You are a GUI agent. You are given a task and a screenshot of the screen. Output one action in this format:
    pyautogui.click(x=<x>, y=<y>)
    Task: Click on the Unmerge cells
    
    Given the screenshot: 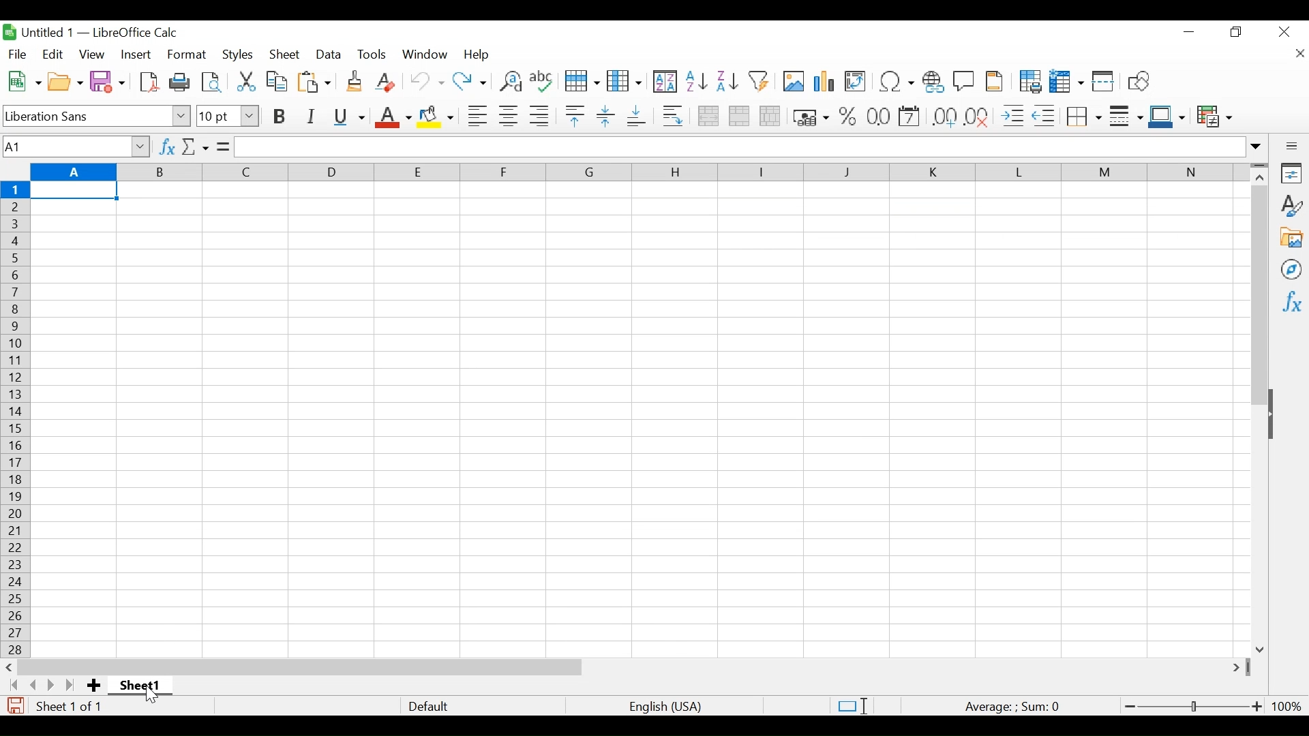 What is the action you would take?
    pyautogui.click(x=770, y=117)
    